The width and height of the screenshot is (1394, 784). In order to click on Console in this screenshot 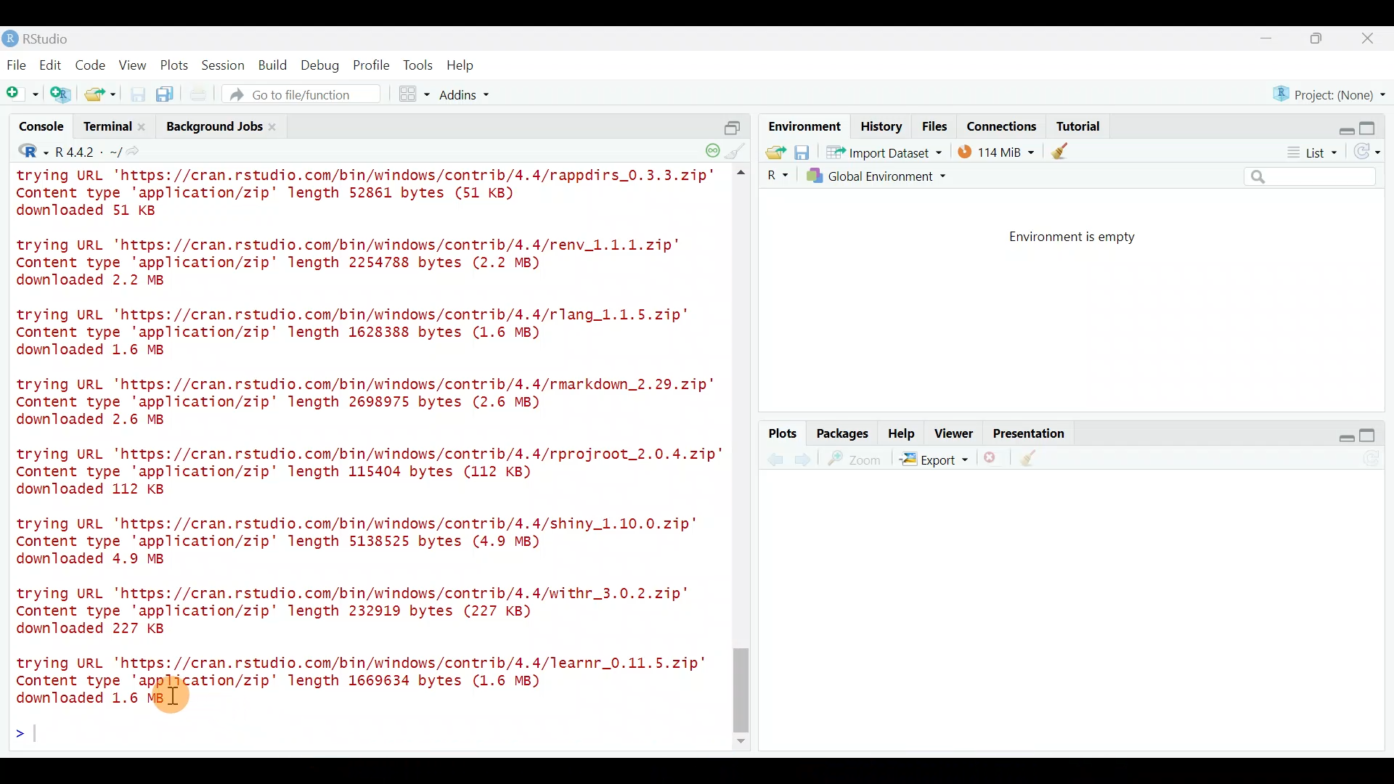, I will do `click(43, 128)`.